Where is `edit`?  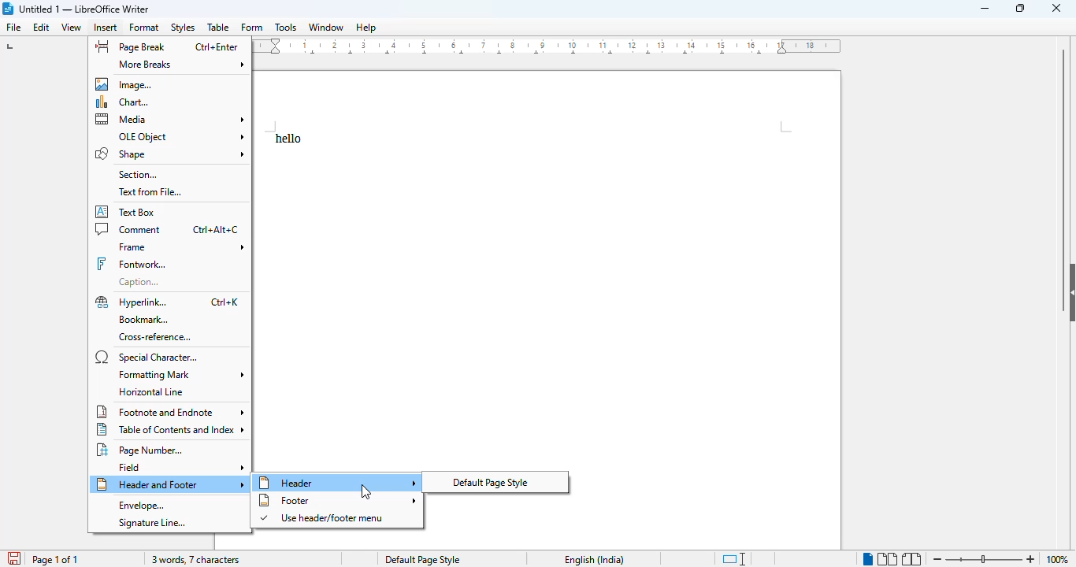
edit is located at coordinates (42, 27).